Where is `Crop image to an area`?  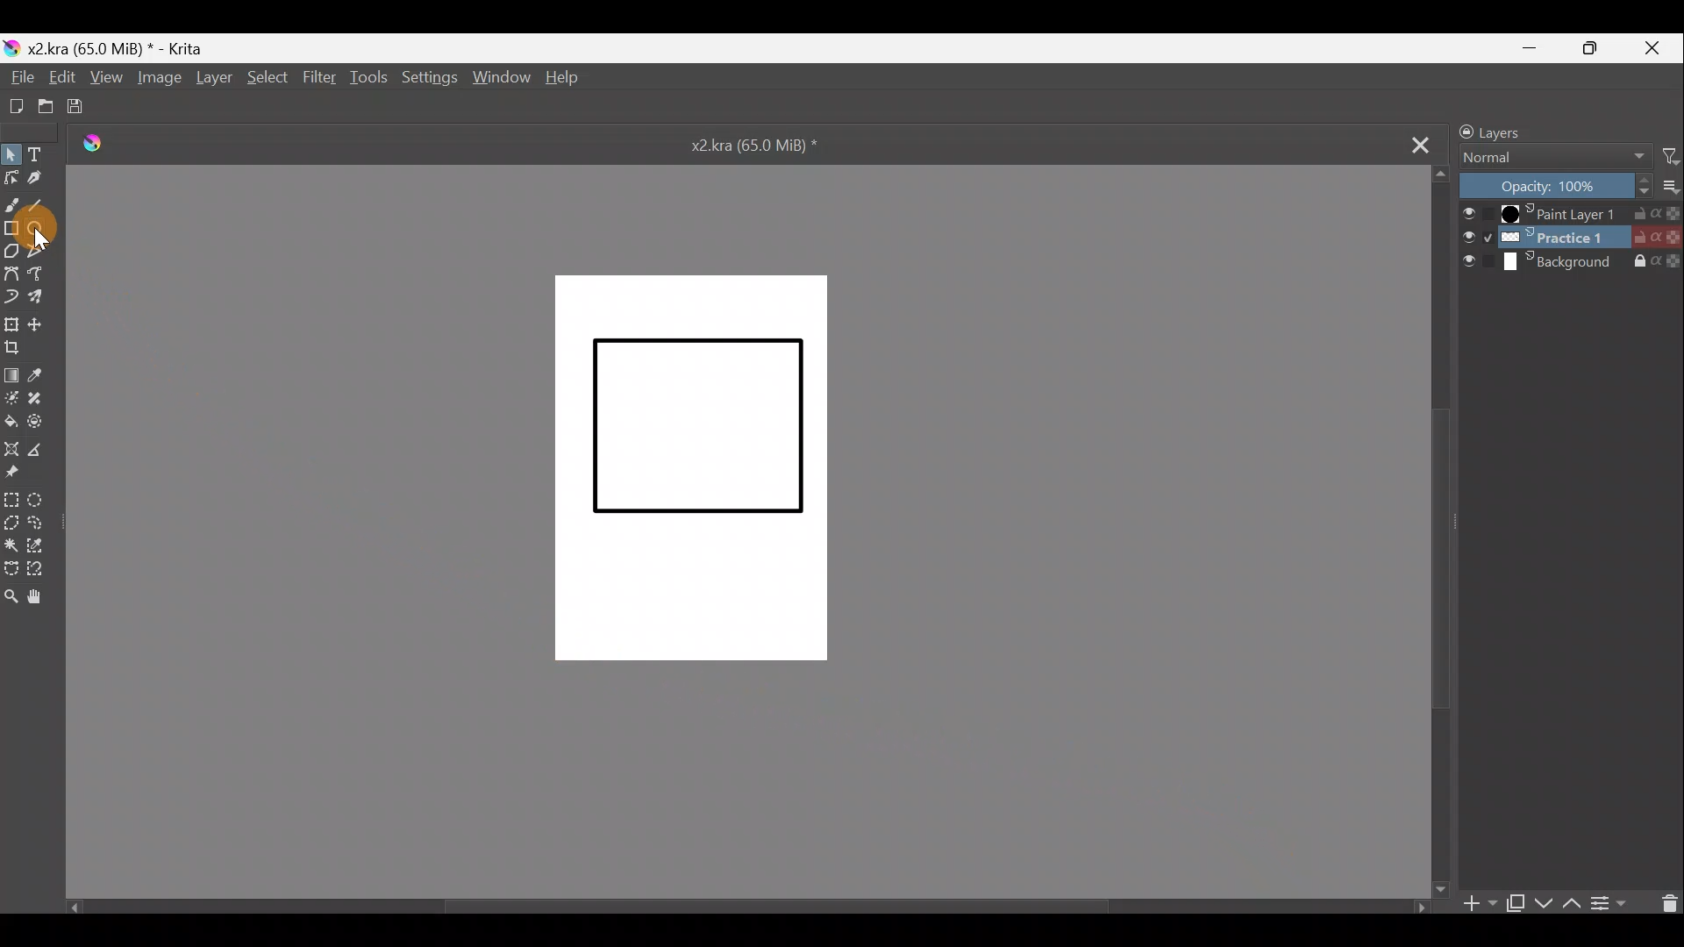 Crop image to an area is located at coordinates (20, 351).